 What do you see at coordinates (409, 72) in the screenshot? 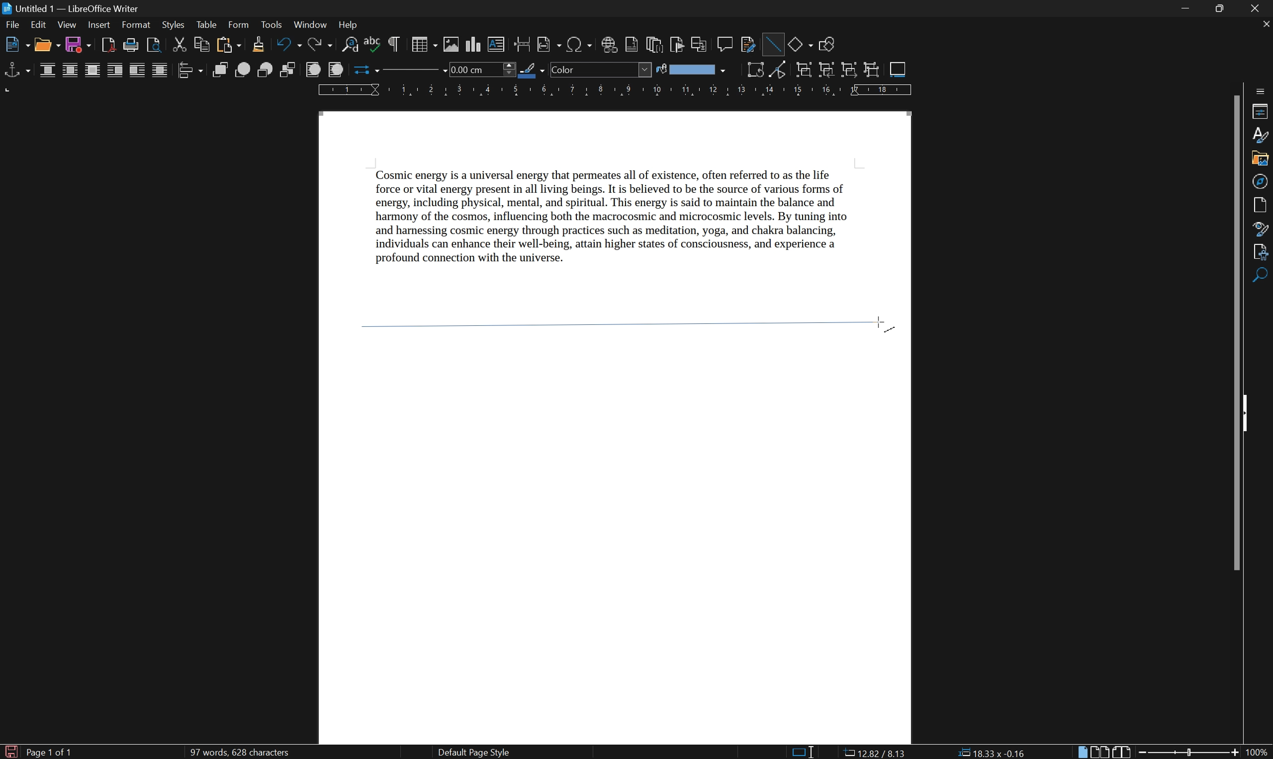
I see `line style` at bounding box center [409, 72].